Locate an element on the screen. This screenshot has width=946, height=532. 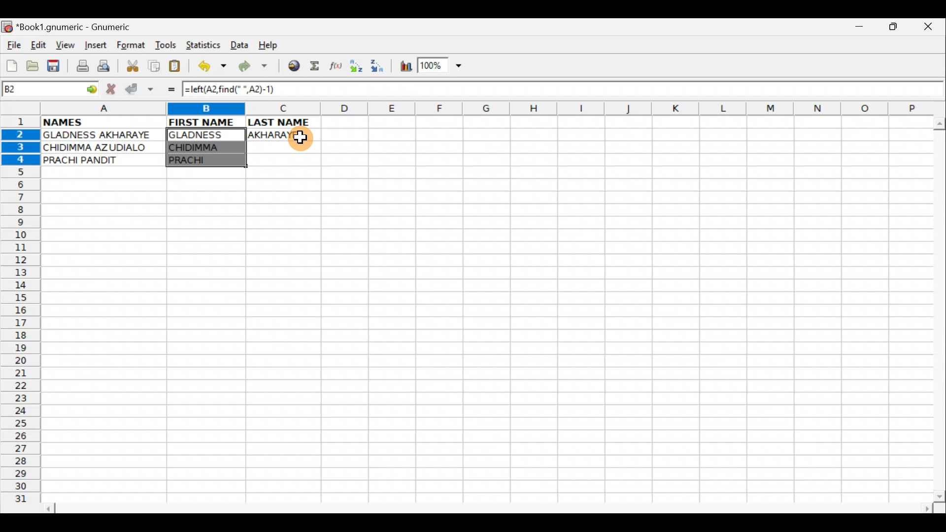
Sort Descending order is located at coordinates (380, 68).